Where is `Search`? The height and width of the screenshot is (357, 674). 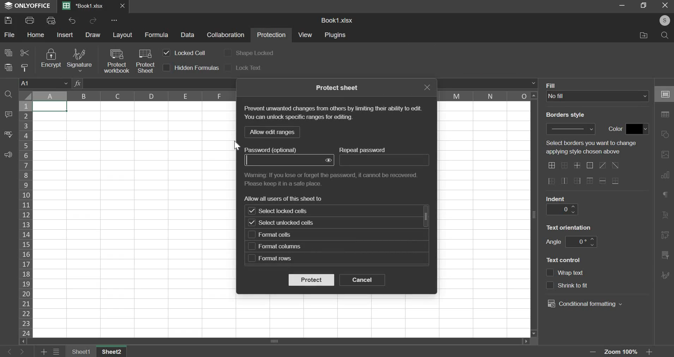 Search is located at coordinates (665, 36).